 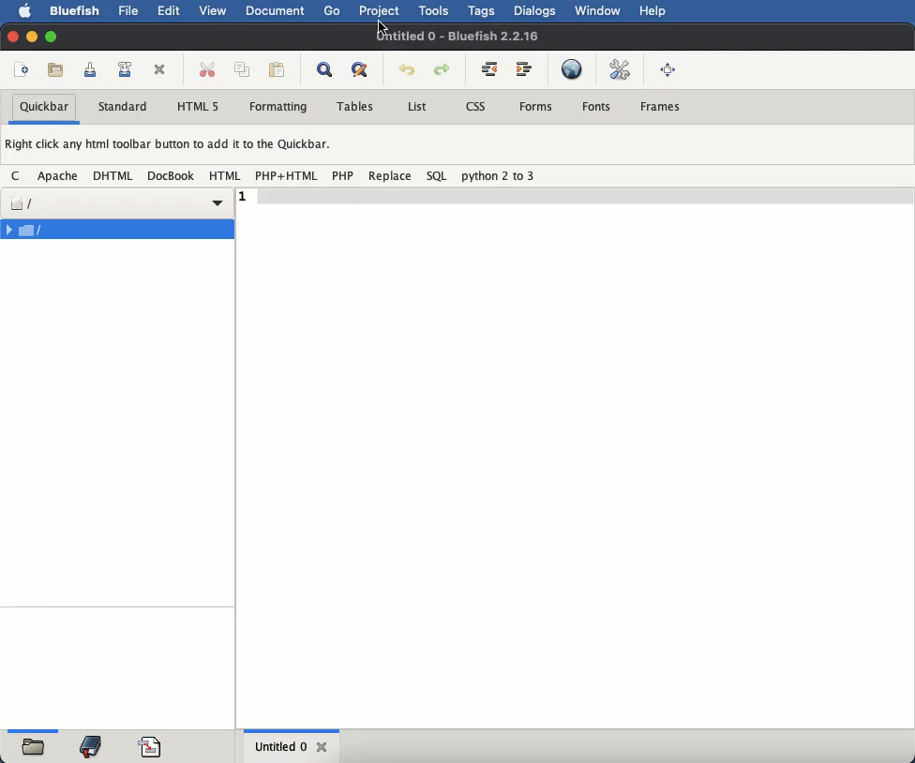 I want to click on docbook, so click(x=172, y=178).